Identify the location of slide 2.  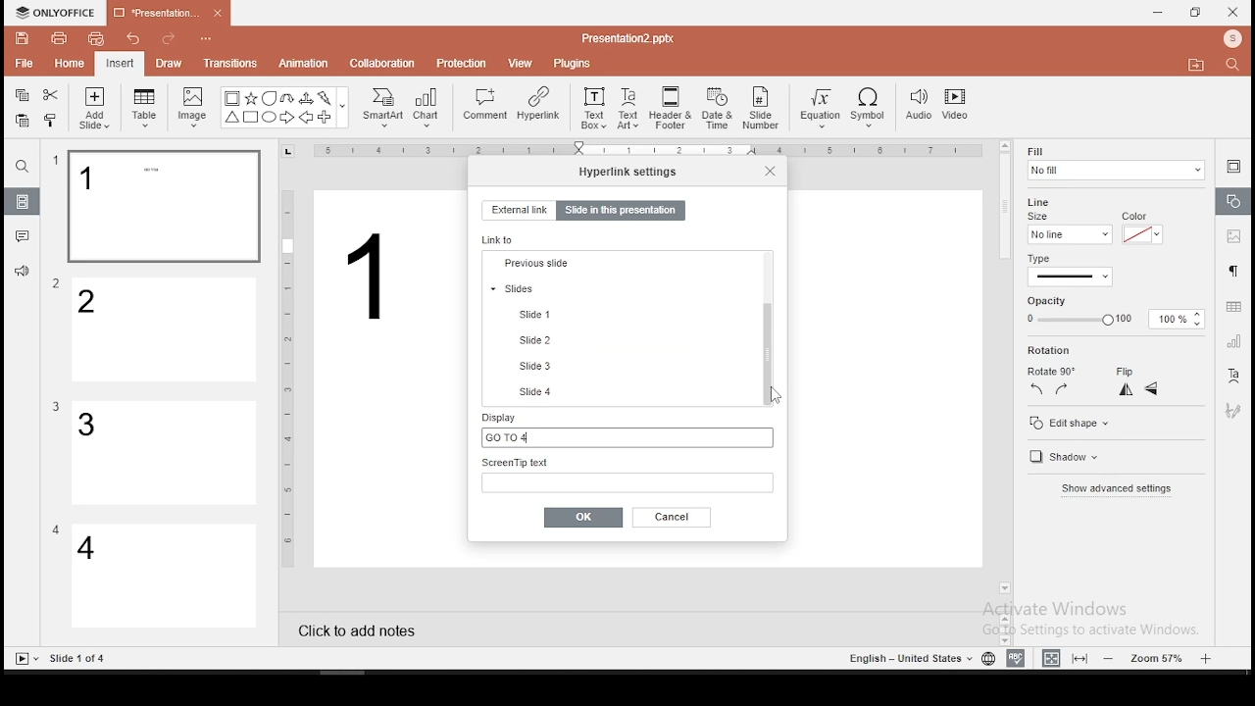
(166, 330).